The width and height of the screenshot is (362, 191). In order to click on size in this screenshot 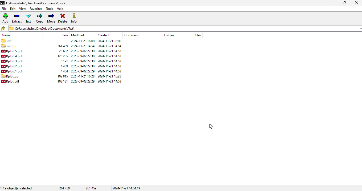, I will do `click(63, 61)`.